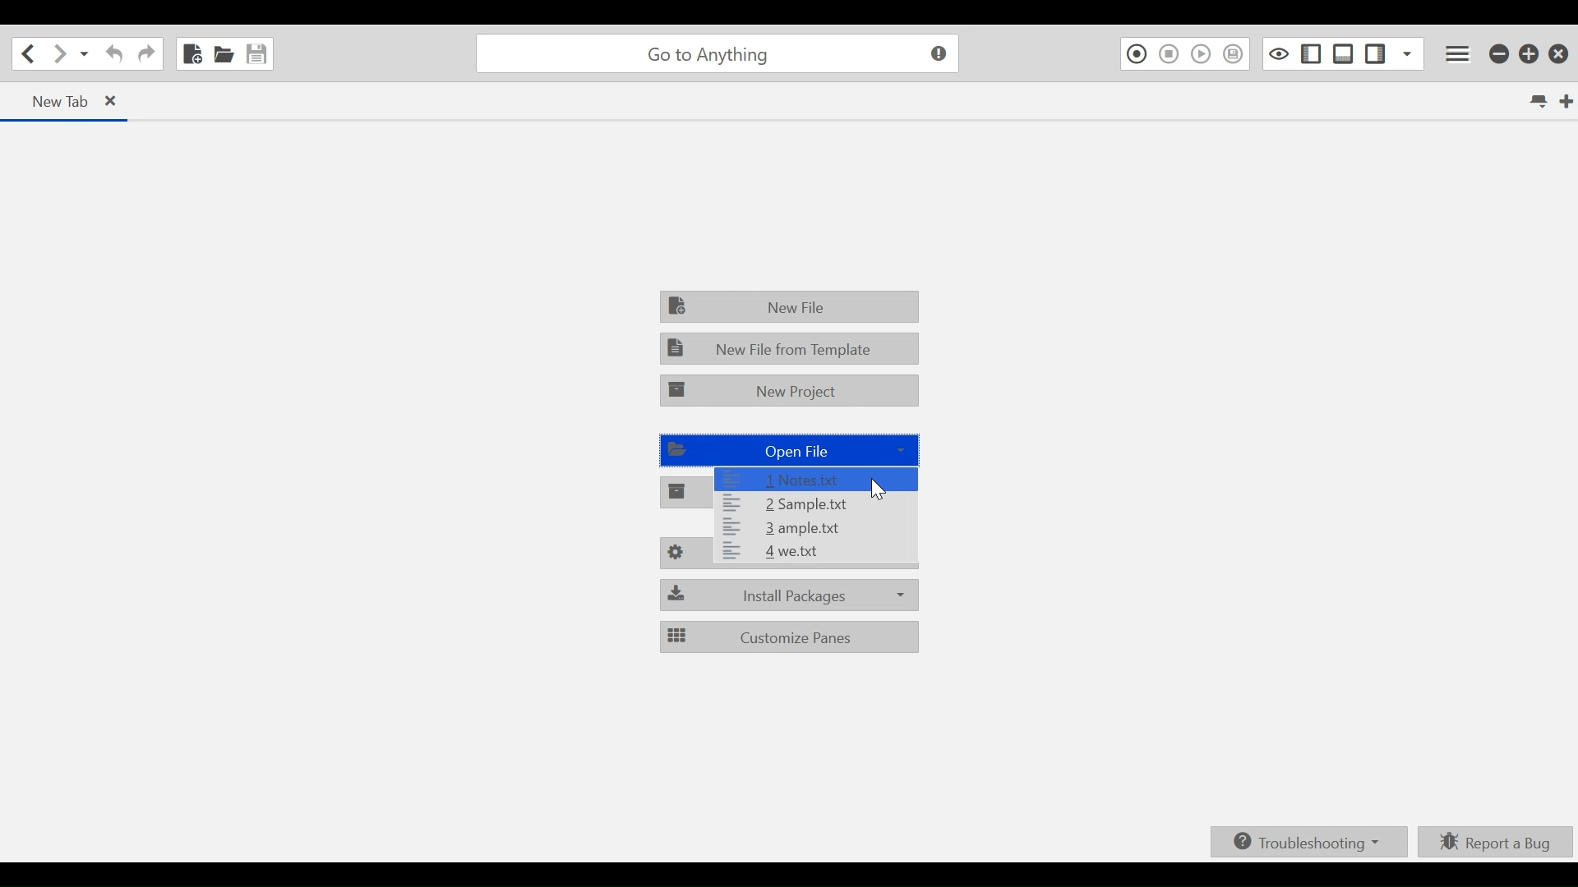  I want to click on Troubleshooting, so click(1308, 840).